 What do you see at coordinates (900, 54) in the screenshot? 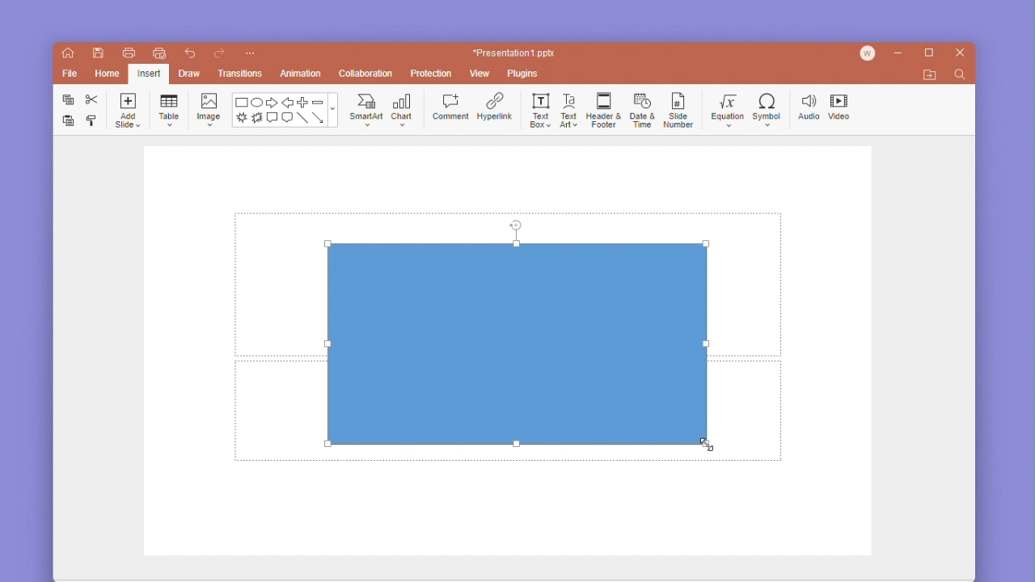
I see `minimize` at bounding box center [900, 54].